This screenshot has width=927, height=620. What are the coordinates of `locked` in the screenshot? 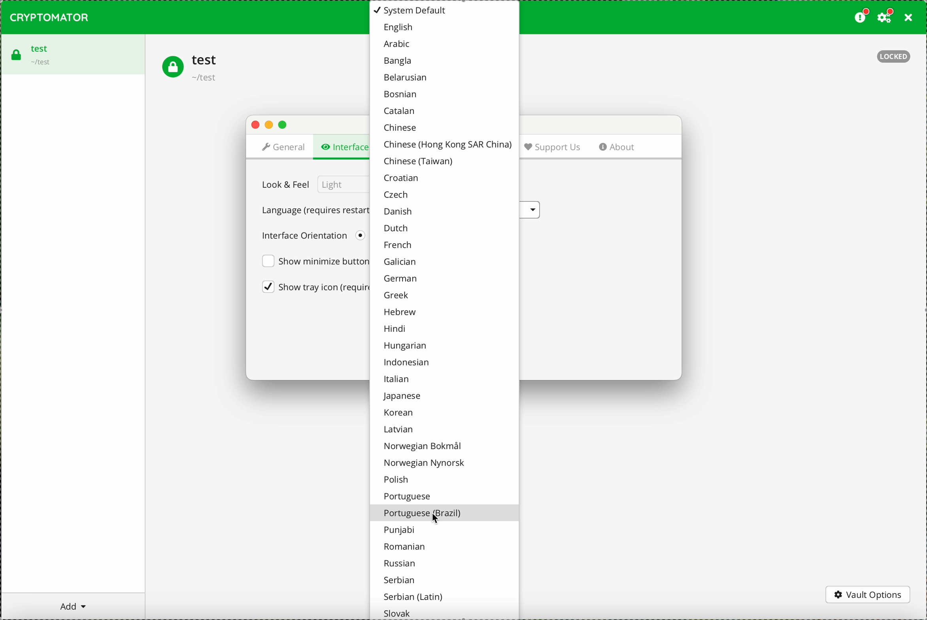 It's located at (894, 57).